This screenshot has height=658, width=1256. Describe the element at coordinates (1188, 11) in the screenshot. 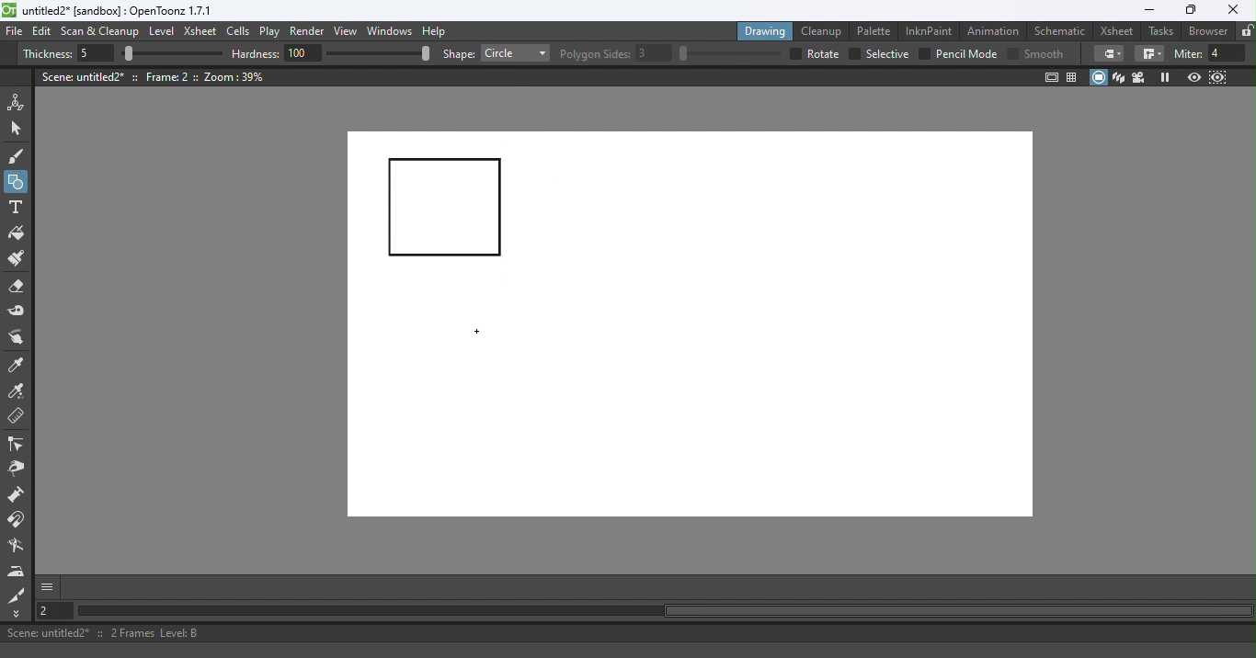

I see `Maximize` at that location.